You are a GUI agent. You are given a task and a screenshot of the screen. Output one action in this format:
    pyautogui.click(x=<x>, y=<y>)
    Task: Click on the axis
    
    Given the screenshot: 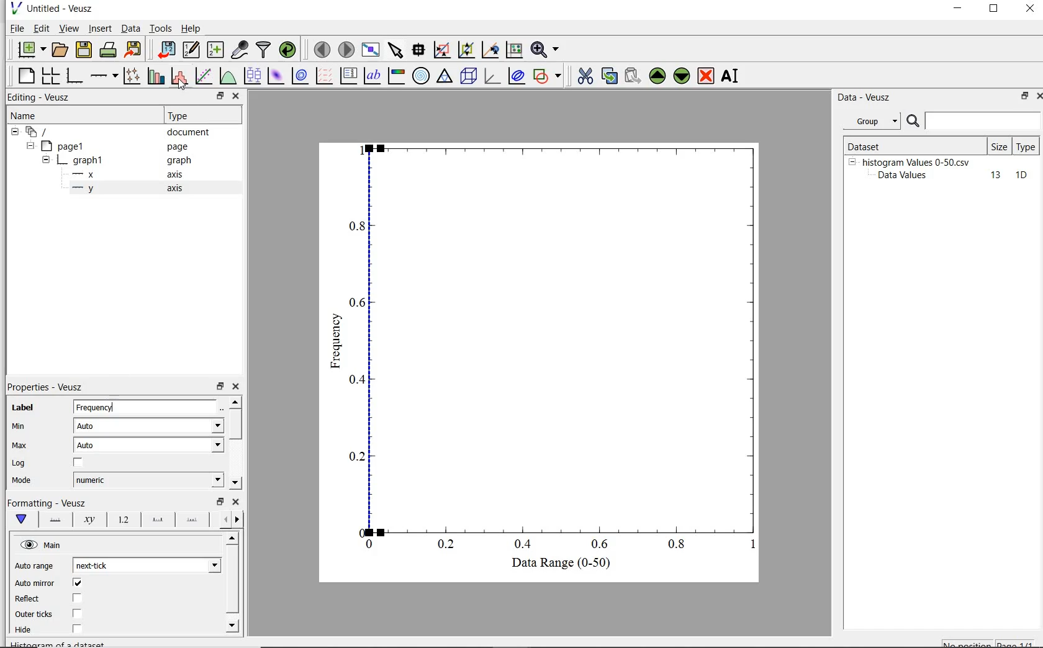 What is the action you would take?
    pyautogui.click(x=179, y=189)
    